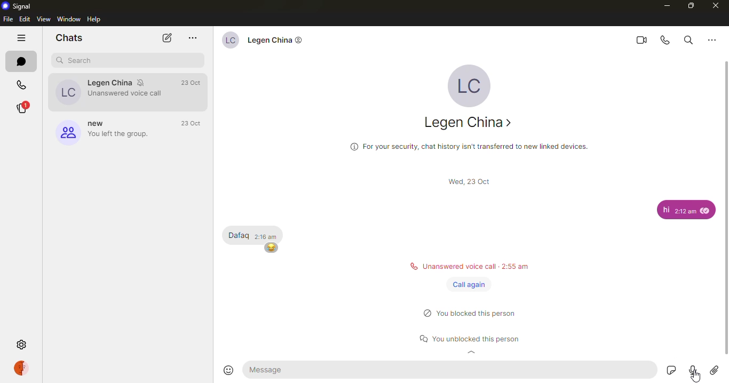 This screenshot has height=383, width=729. Describe the element at coordinates (715, 6) in the screenshot. I see `close` at that location.